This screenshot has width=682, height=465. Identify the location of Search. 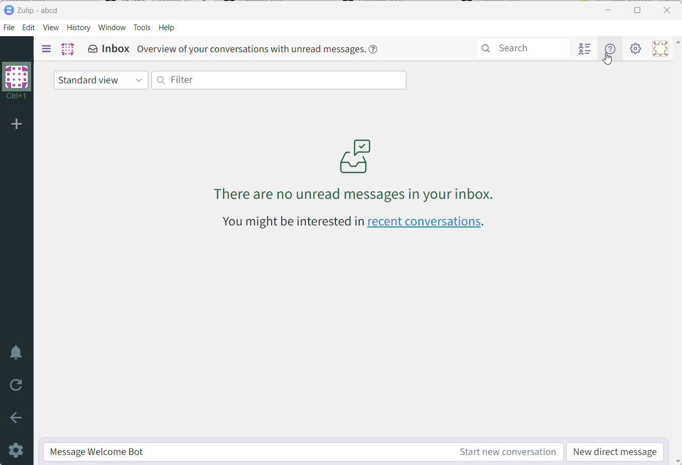
(524, 48).